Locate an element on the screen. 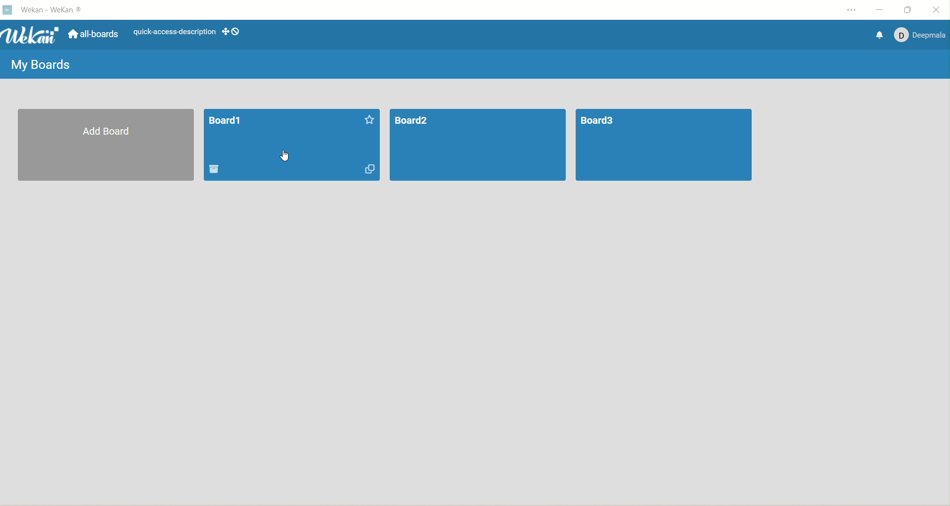 Image resolution: width=950 pixels, height=506 pixels. duplicate board is located at coordinates (370, 169).